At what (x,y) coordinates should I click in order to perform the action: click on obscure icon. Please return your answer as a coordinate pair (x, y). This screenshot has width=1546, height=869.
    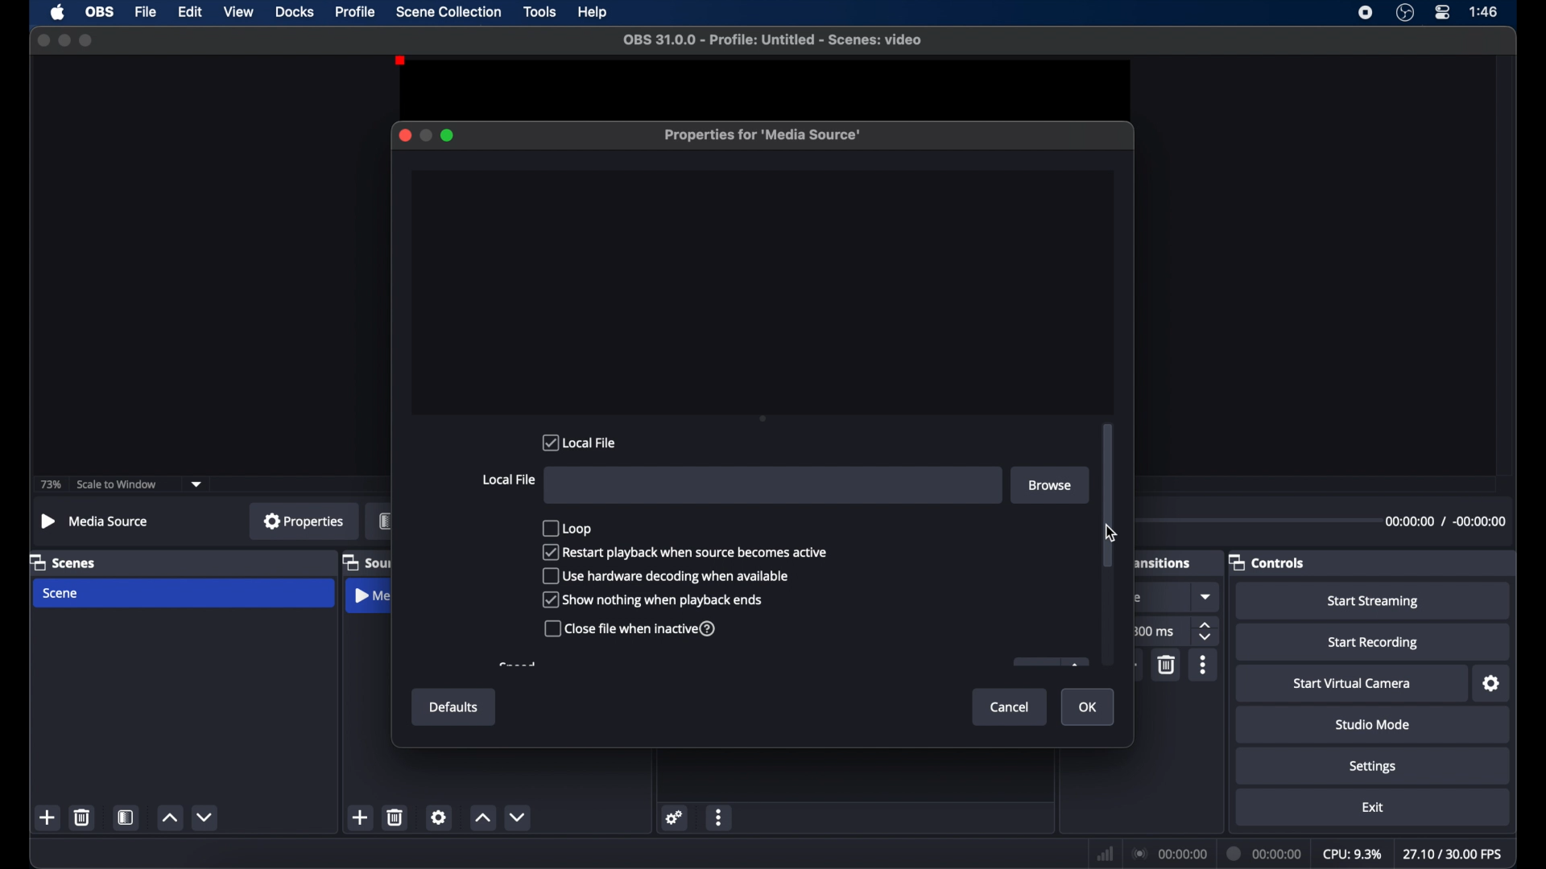
    Looking at the image, I should click on (1052, 661).